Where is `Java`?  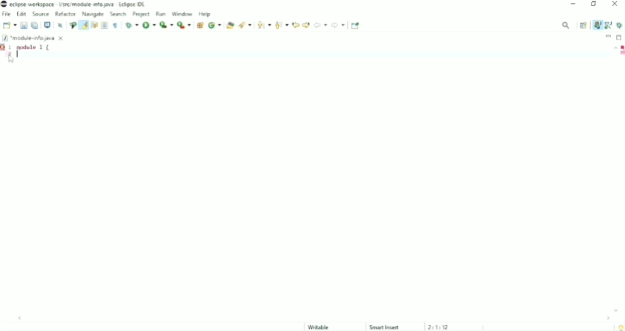
Java is located at coordinates (597, 25).